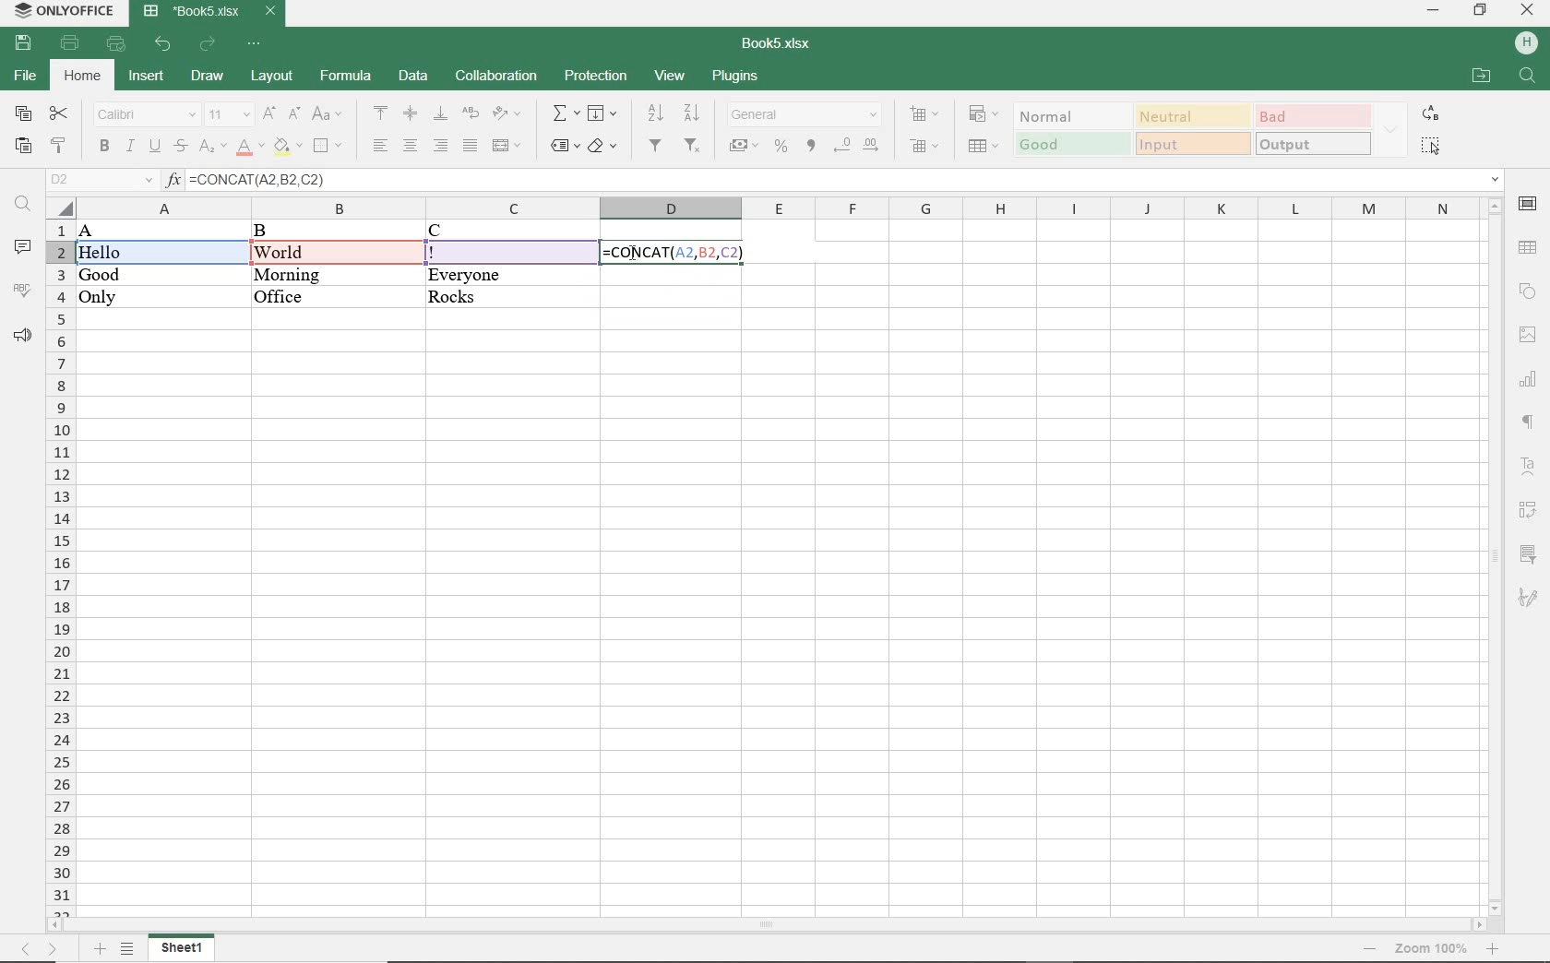 This screenshot has height=963, width=1550. What do you see at coordinates (411, 146) in the screenshot?
I see `ALIGN CENTER` at bounding box center [411, 146].